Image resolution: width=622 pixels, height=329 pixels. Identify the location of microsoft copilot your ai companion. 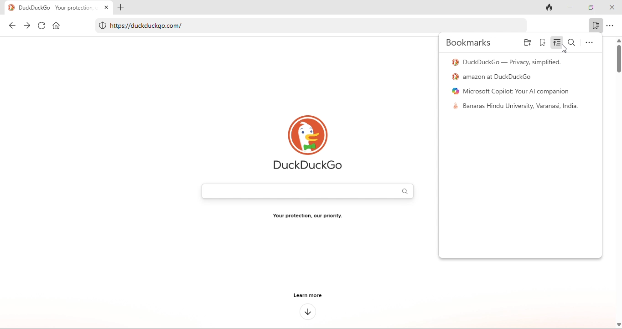
(509, 90).